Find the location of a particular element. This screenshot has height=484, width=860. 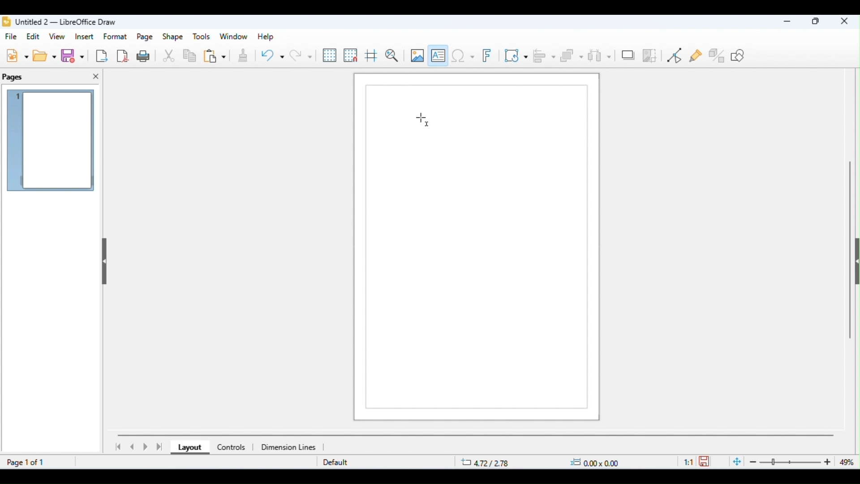

select at least three objects to distribute is located at coordinates (600, 55).